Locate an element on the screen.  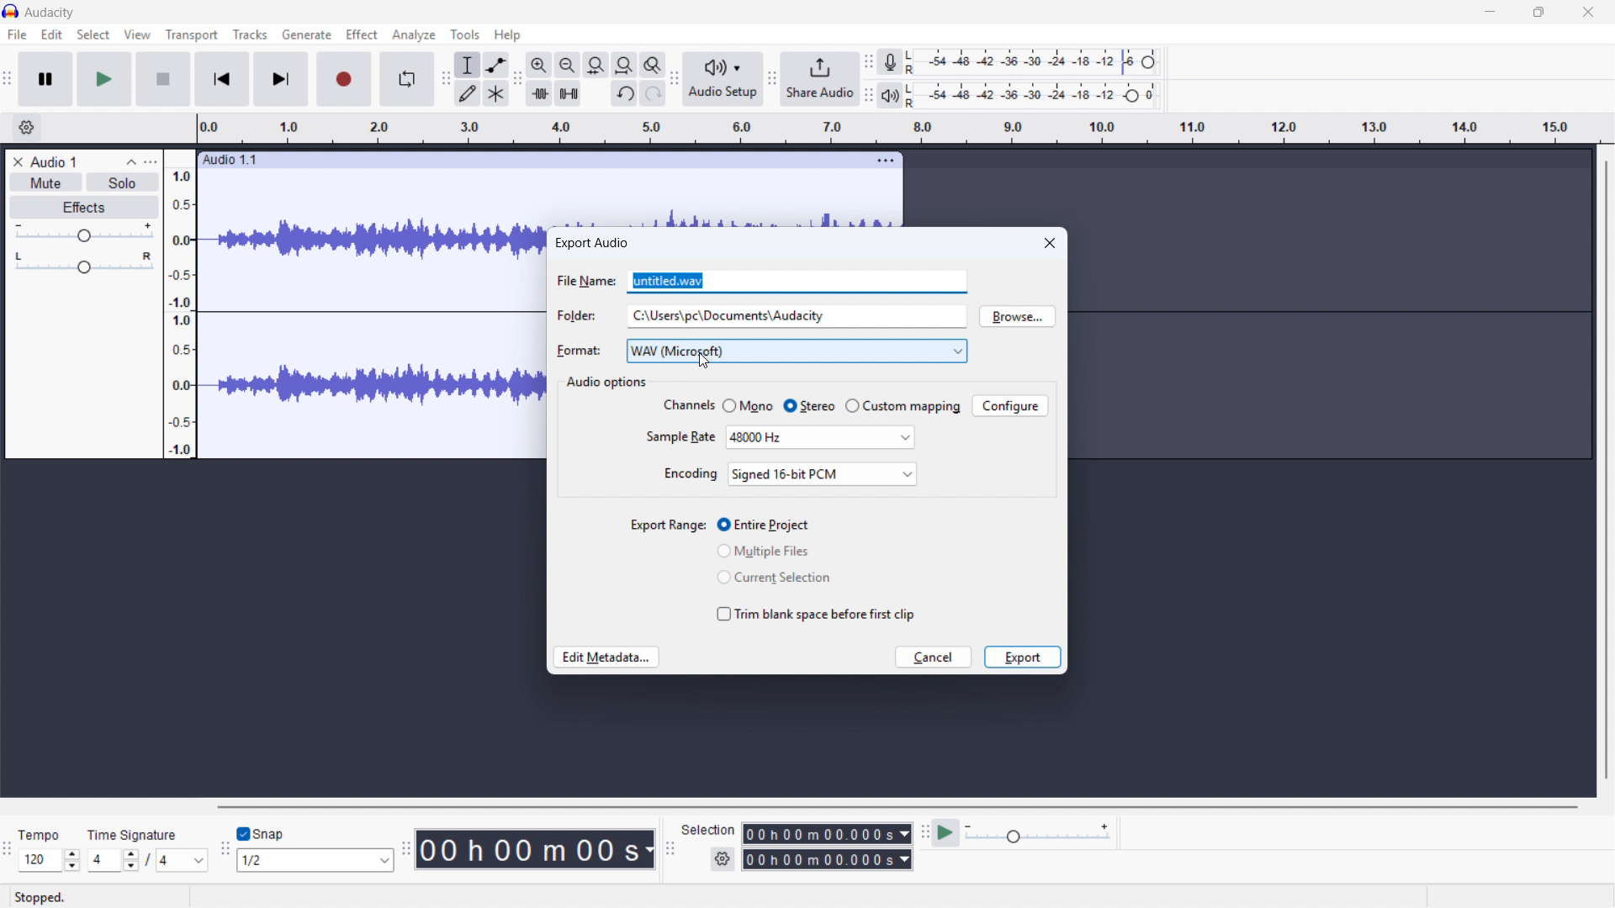
Zoom out  is located at coordinates (568, 64).